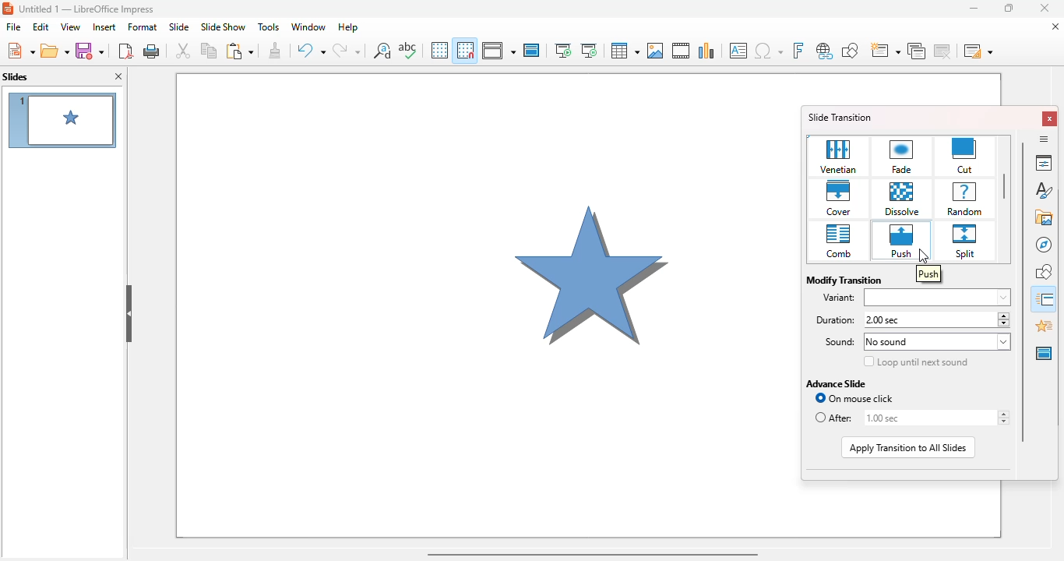 This screenshot has height=561, width=1064. Describe the element at coordinates (831, 319) in the screenshot. I see `duration` at that location.